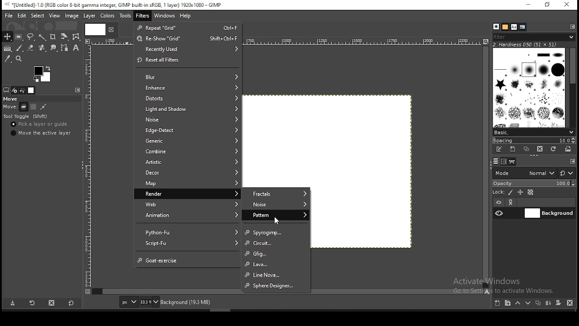 This screenshot has width=579, height=326. Describe the element at coordinates (31, 37) in the screenshot. I see `free selection tool` at that location.